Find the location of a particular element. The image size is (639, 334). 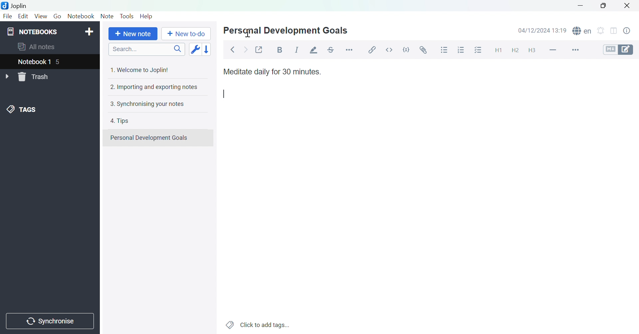

Meditate daily for 30 minutes is located at coordinates (272, 71).